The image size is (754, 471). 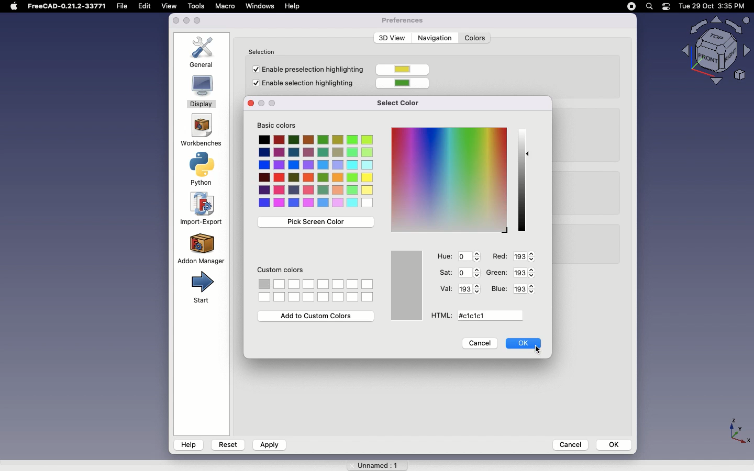 I want to click on Help, so click(x=188, y=444).